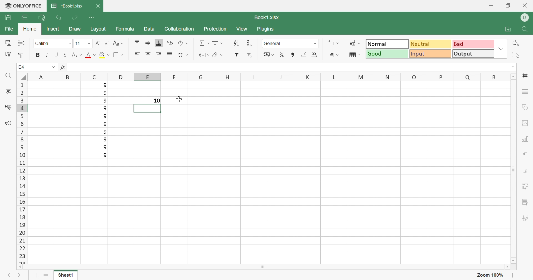 The height and width of the screenshot is (280, 533). Describe the element at coordinates (516, 54) in the screenshot. I see `Select all` at that location.